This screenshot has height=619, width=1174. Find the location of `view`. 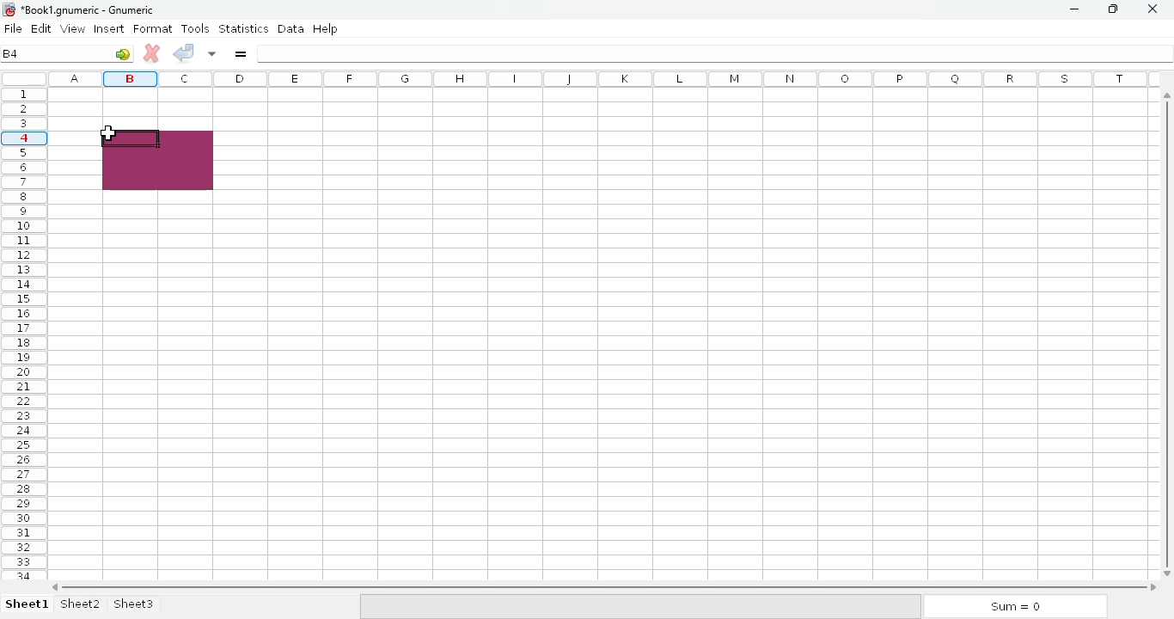

view is located at coordinates (72, 29).